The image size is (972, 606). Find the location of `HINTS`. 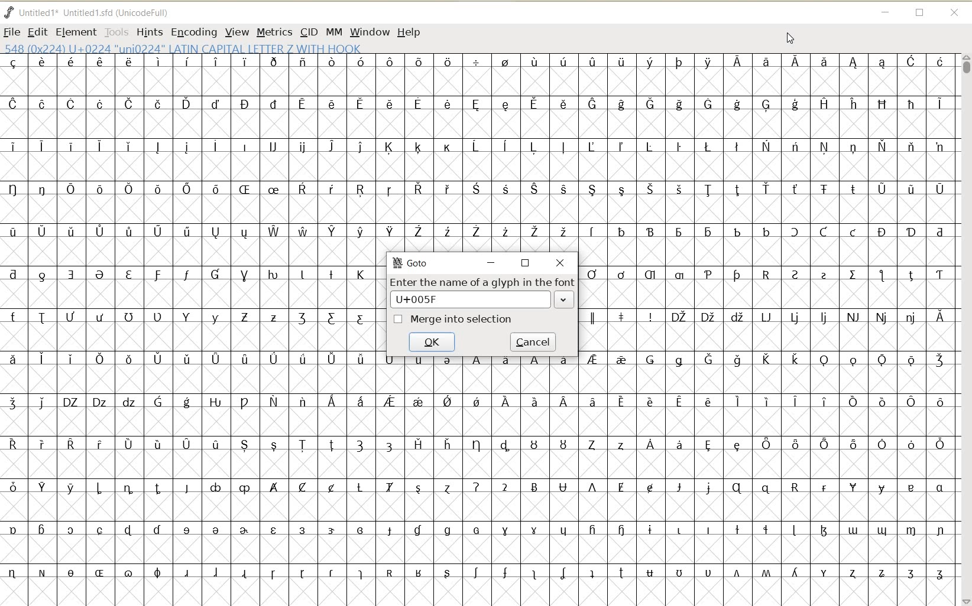

HINTS is located at coordinates (149, 32).